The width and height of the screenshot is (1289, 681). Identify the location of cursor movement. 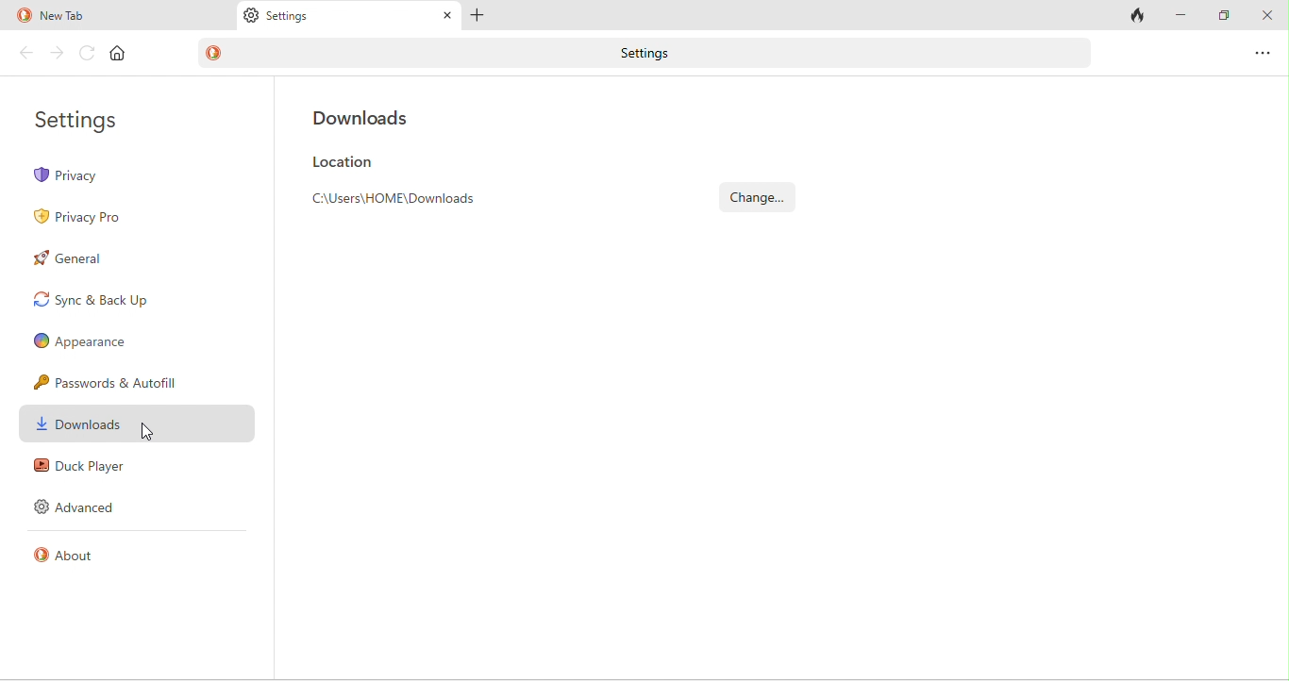
(156, 428).